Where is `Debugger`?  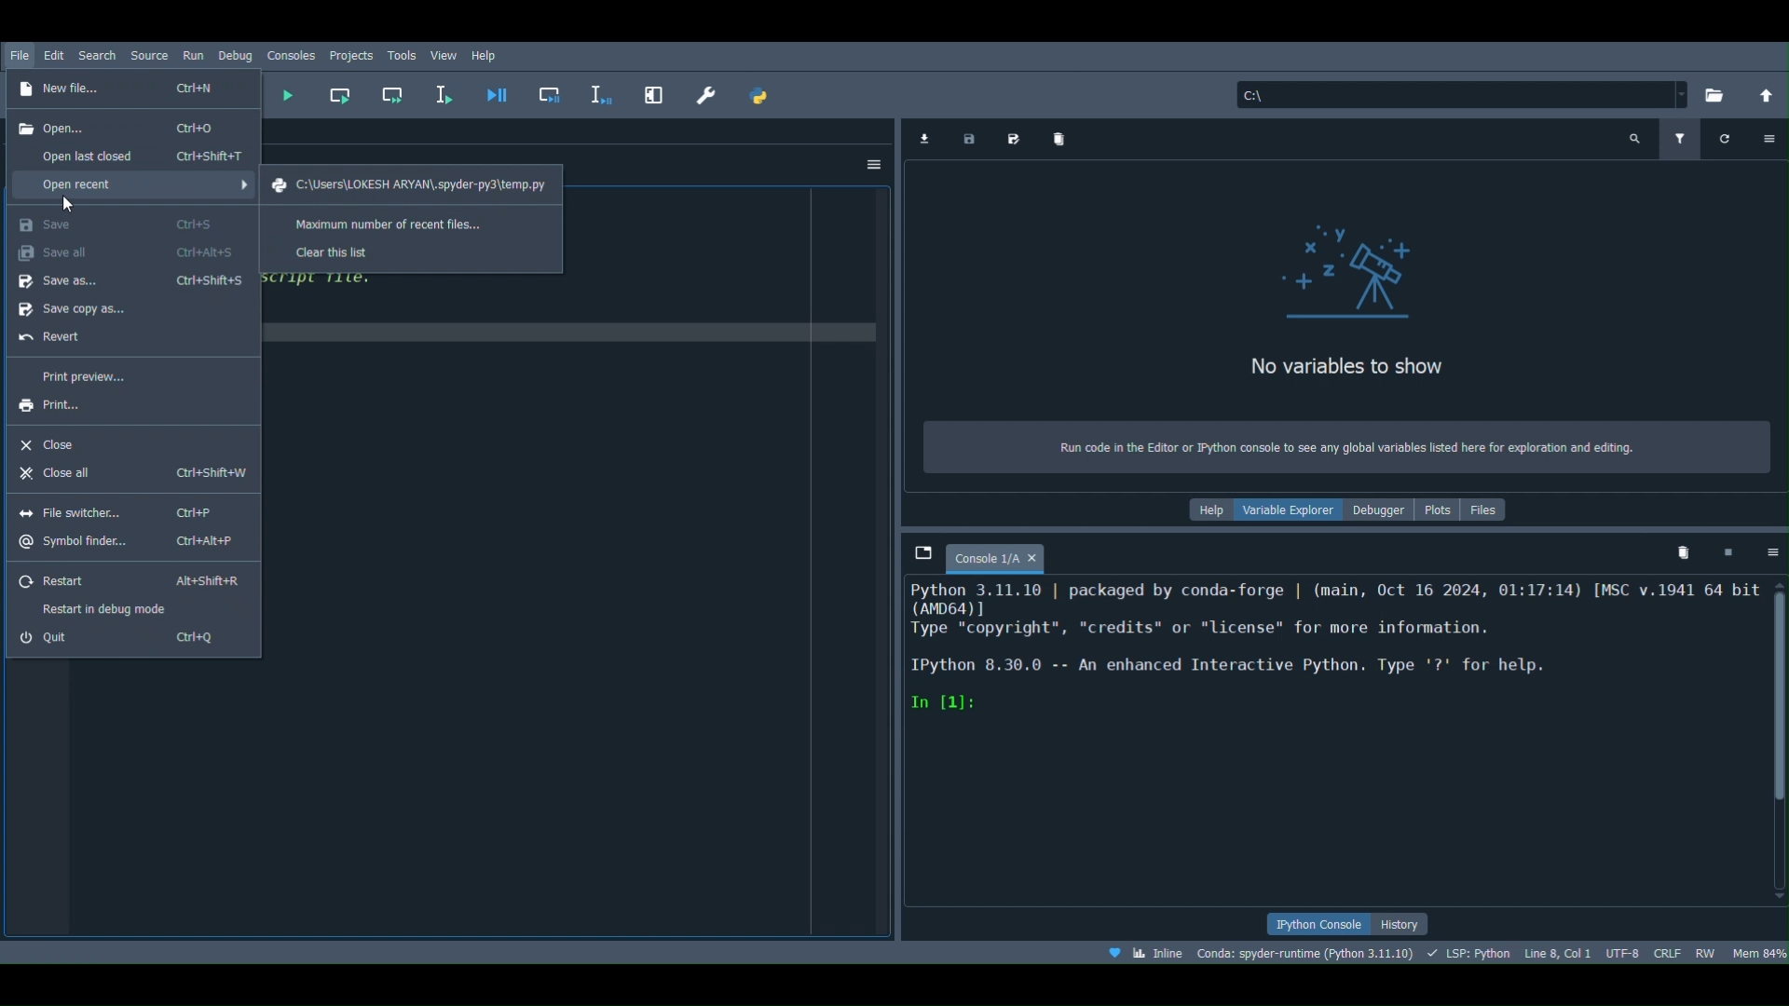 Debugger is located at coordinates (1375, 513).